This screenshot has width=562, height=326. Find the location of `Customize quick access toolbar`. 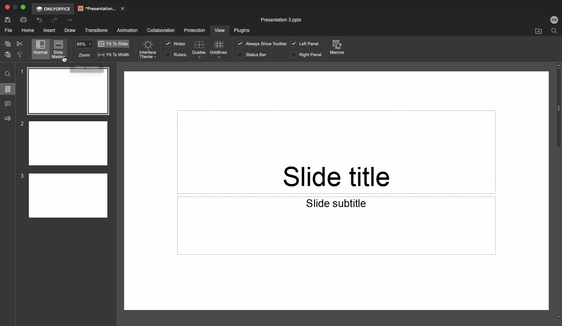

Customize quick access toolbar is located at coordinates (70, 20).